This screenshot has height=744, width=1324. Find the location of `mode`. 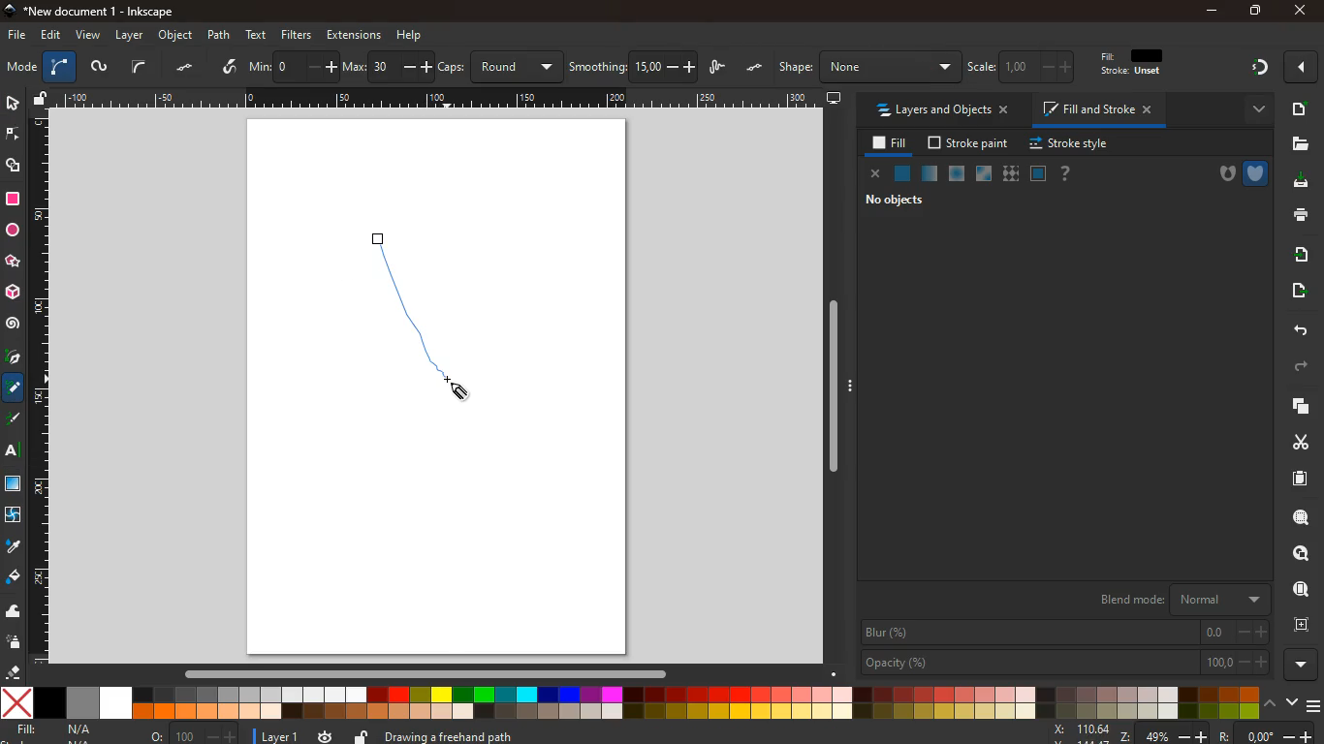

mode is located at coordinates (21, 69).